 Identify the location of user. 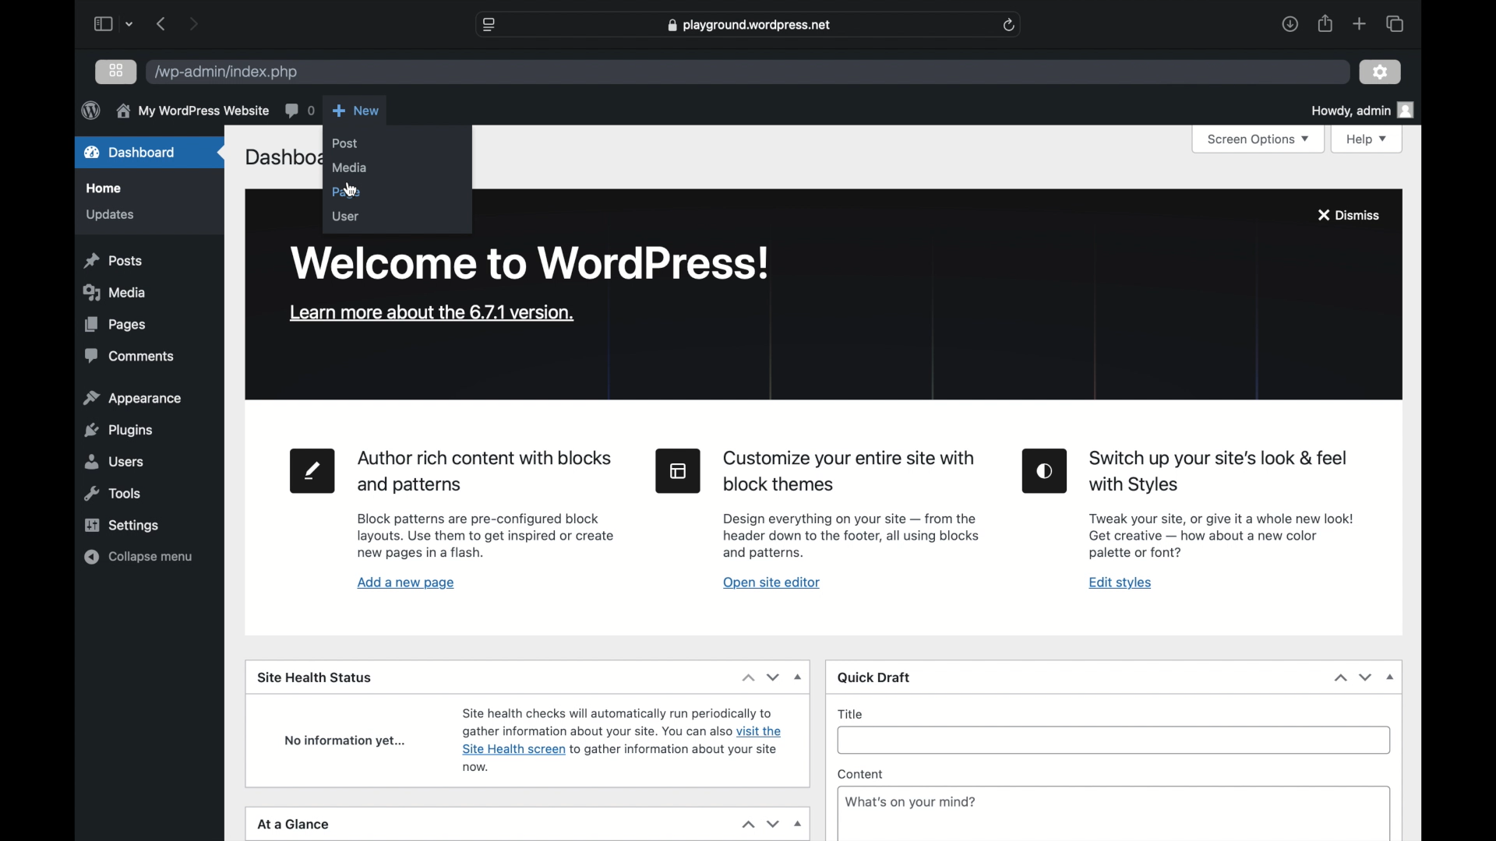
(345, 216).